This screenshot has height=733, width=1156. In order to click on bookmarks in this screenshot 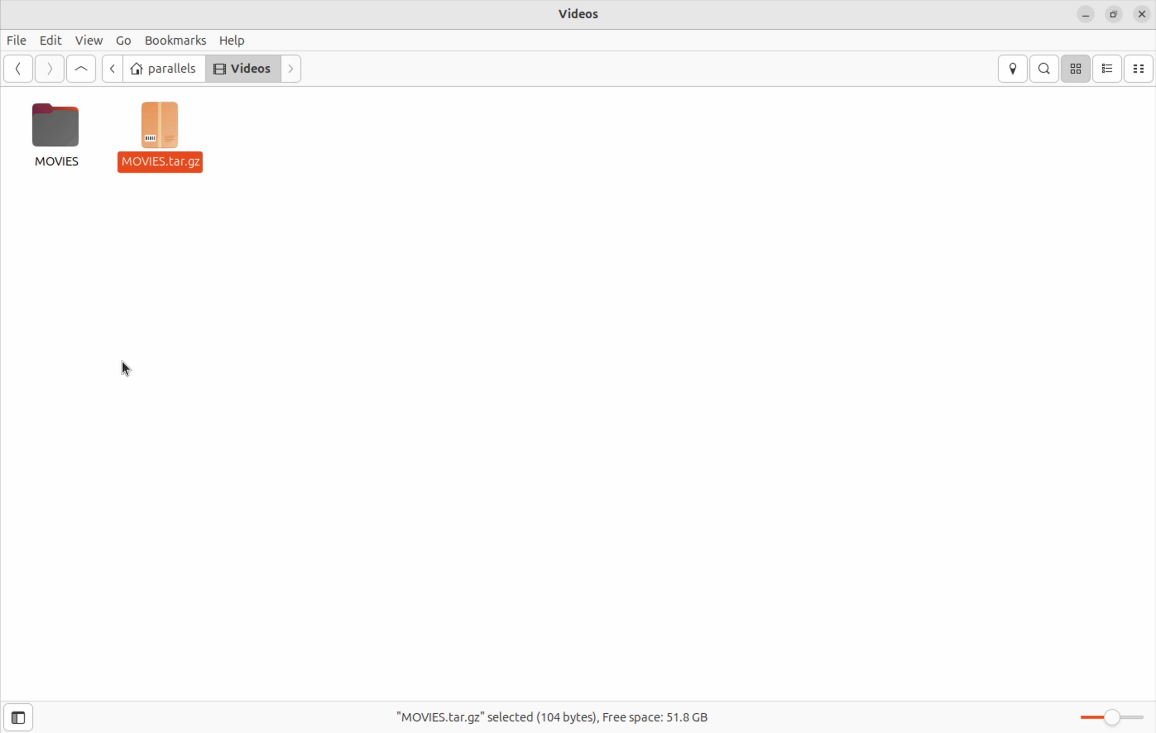, I will do `click(173, 40)`.